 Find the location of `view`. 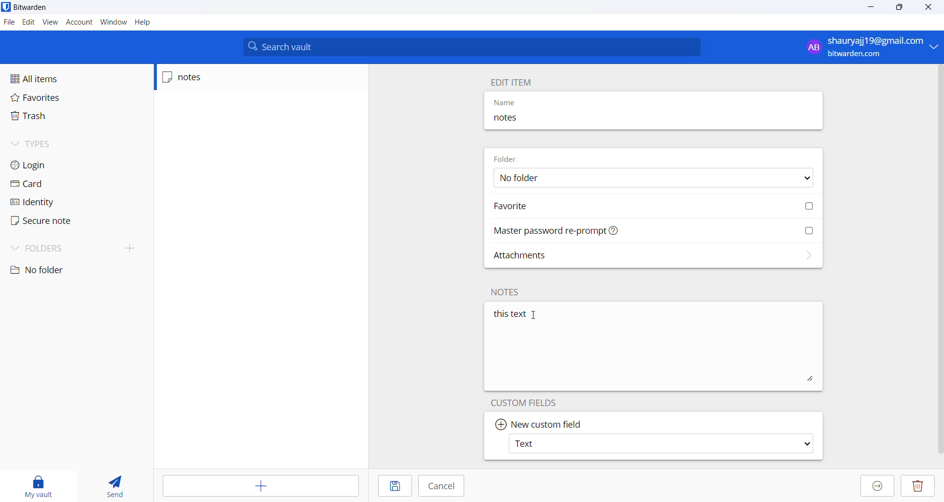

view is located at coordinates (49, 22).